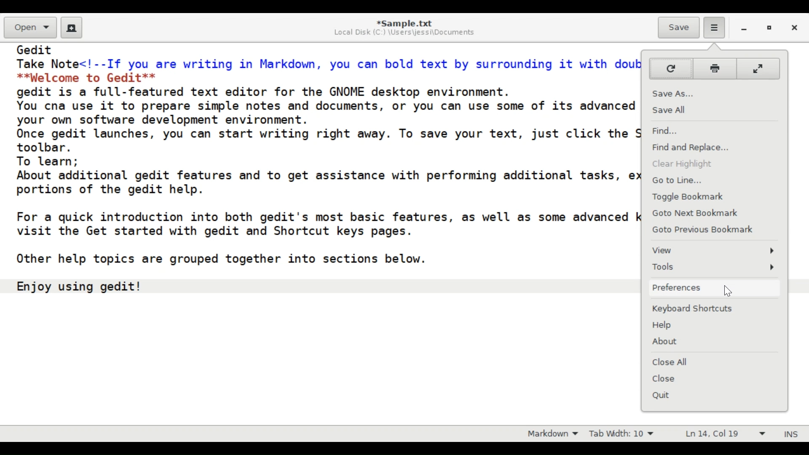 This screenshot has width=809, height=455. Describe the element at coordinates (729, 293) in the screenshot. I see `Cursor` at that location.